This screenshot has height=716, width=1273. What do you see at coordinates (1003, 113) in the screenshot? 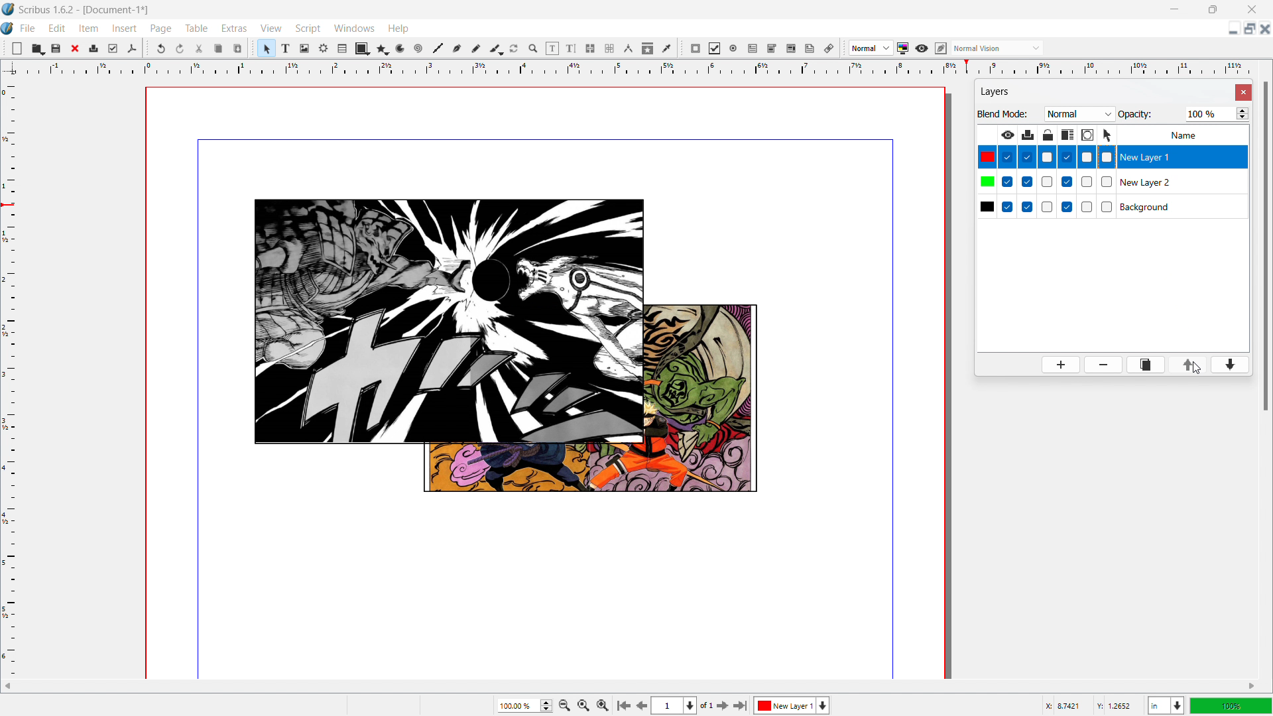
I see `Blend Mode:` at bounding box center [1003, 113].